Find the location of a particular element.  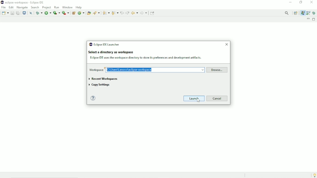

Java is located at coordinates (302, 13).